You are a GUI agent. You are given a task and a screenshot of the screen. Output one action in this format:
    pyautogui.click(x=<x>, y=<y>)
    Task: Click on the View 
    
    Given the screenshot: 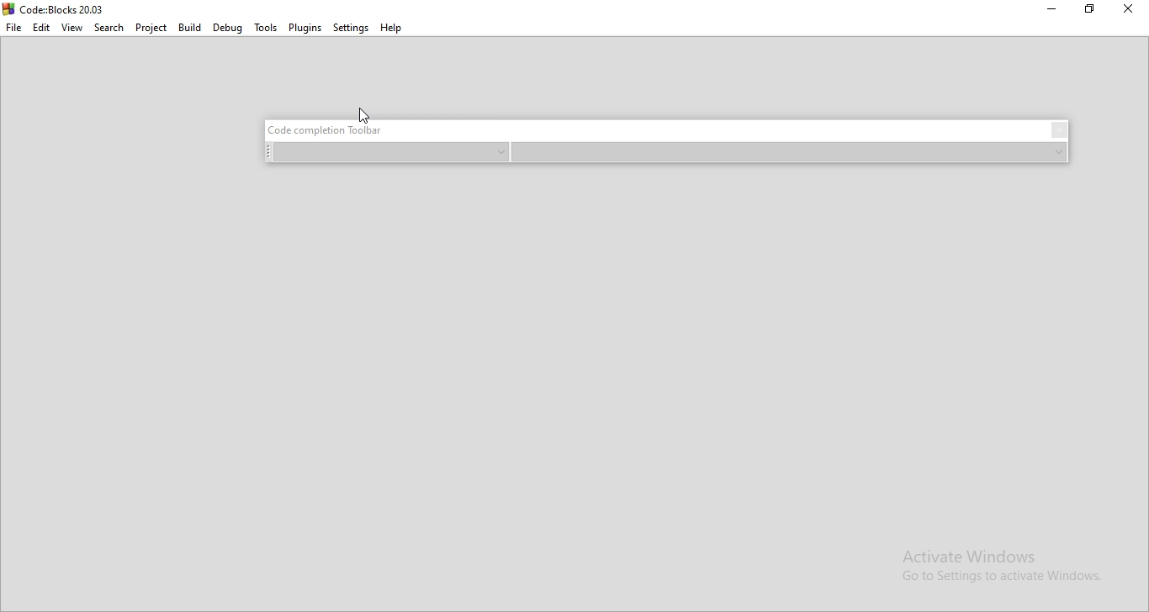 What is the action you would take?
    pyautogui.click(x=72, y=26)
    